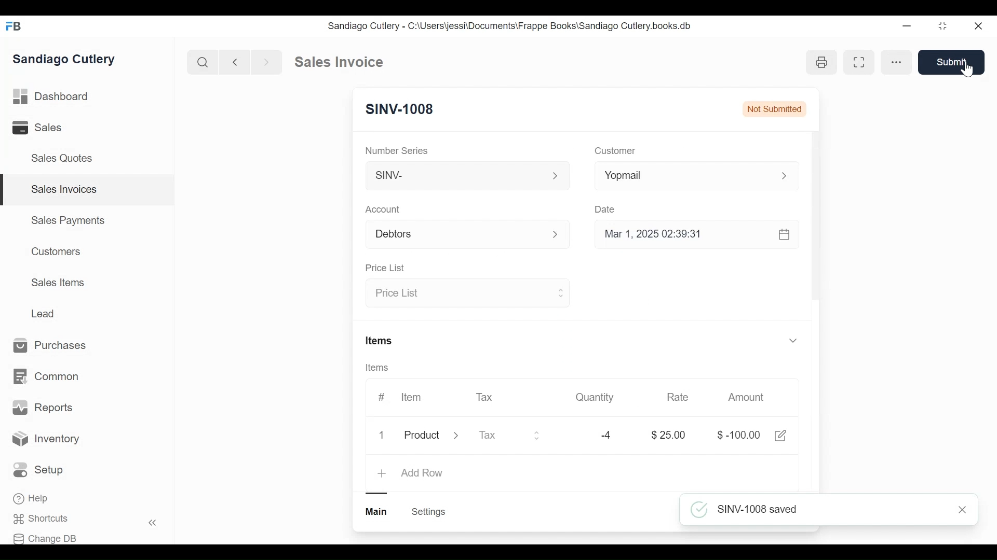 Image resolution: width=997 pixels, height=560 pixels. Describe the element at coordinates (463, 174) in the screenshot. I see `SINV-` at that location.